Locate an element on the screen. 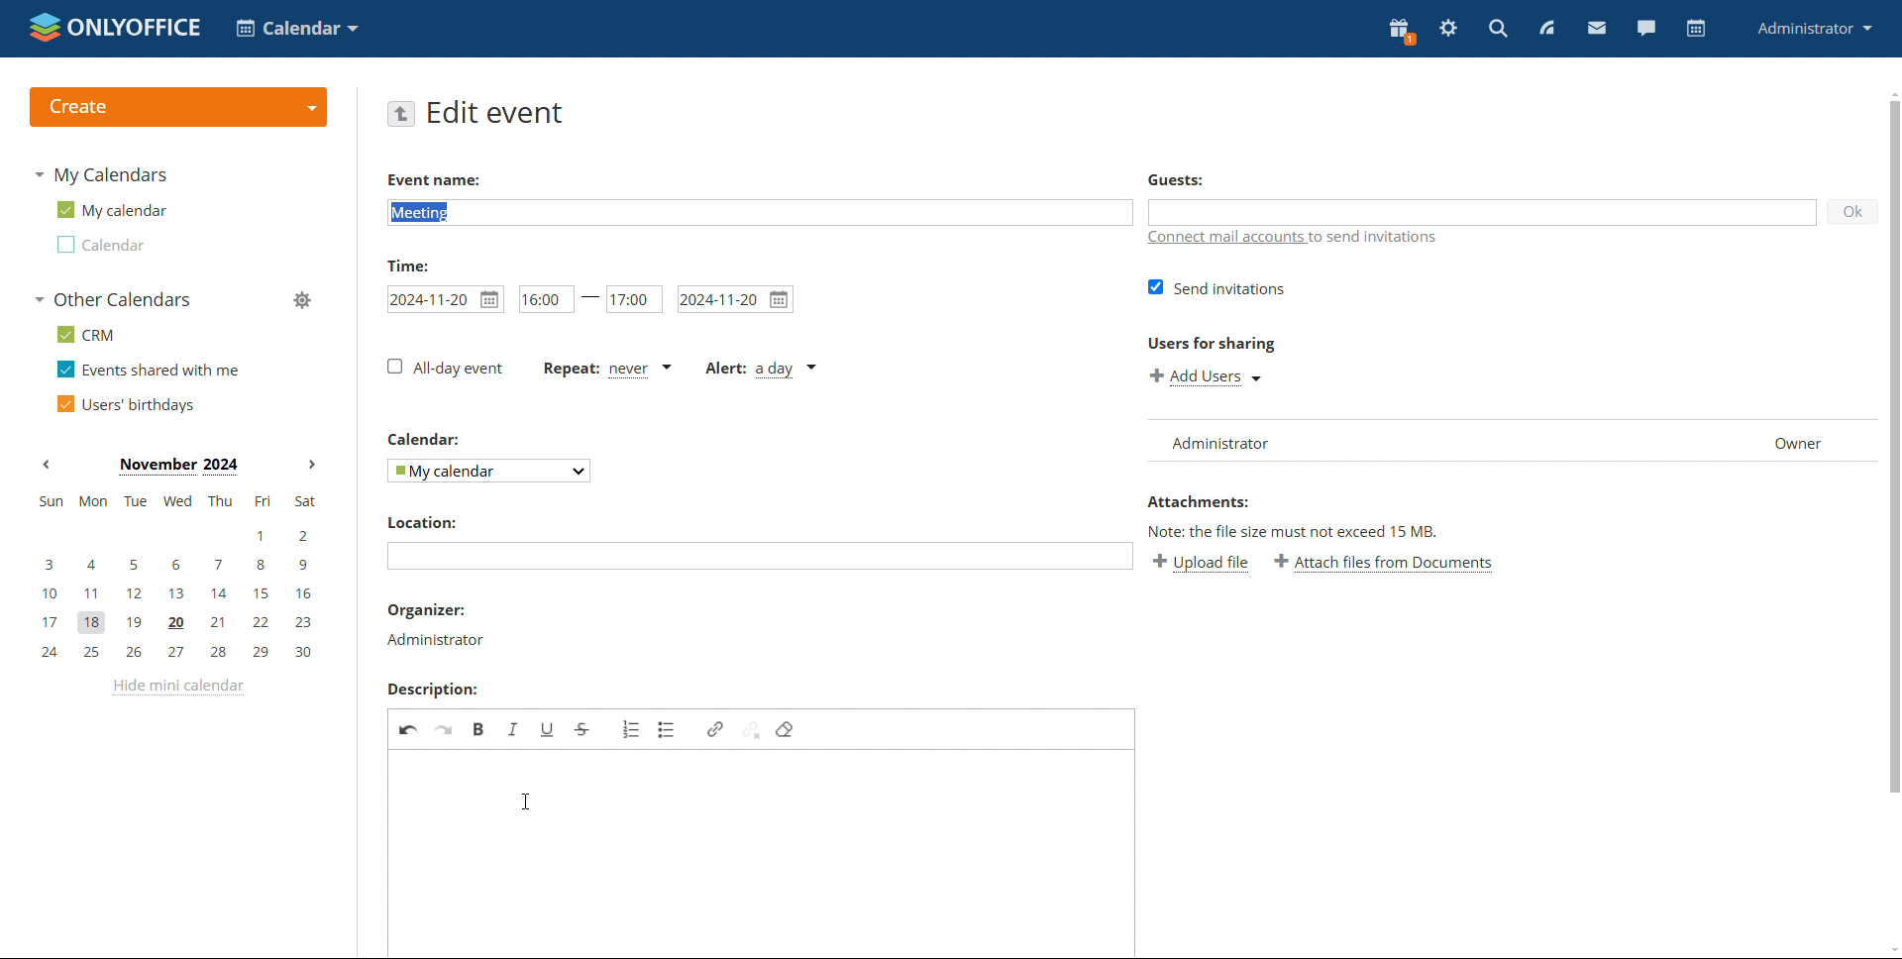 This screenshot has width=1902, height=959. hide mini calendar is located at coordinates (177, 688).